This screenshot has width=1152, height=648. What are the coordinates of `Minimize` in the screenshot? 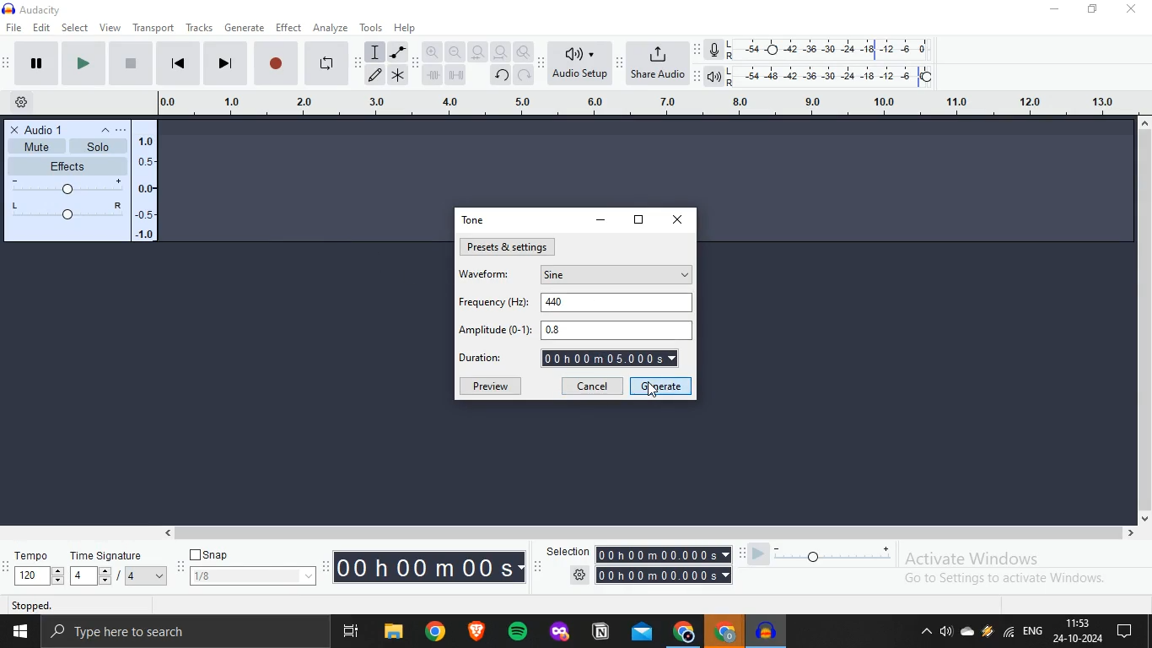 It's located at (1058, 10).